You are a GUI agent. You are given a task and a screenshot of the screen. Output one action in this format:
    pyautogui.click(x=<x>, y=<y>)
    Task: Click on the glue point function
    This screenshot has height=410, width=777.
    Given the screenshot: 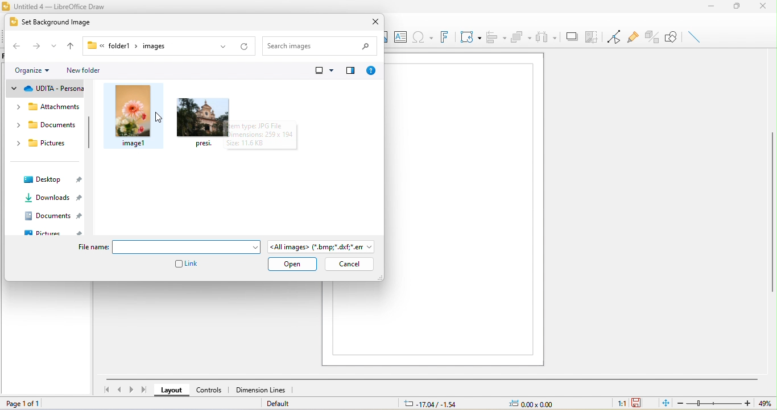 What is the action you would take?
    pyautogui.click(x=633, y=35)
    